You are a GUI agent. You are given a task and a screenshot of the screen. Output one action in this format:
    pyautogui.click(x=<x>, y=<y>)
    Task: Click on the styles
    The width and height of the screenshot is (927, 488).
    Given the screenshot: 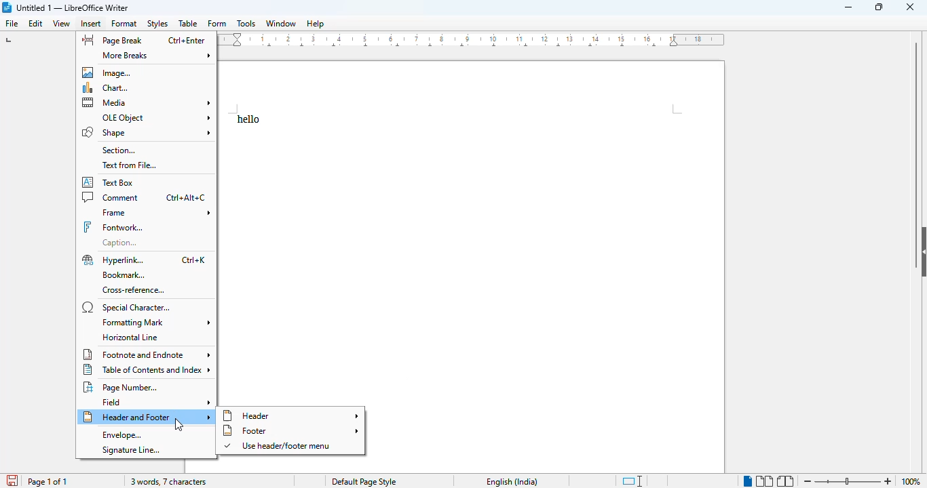 What is the action you would take?
    pyautogui.click(x=158, y=24)
    